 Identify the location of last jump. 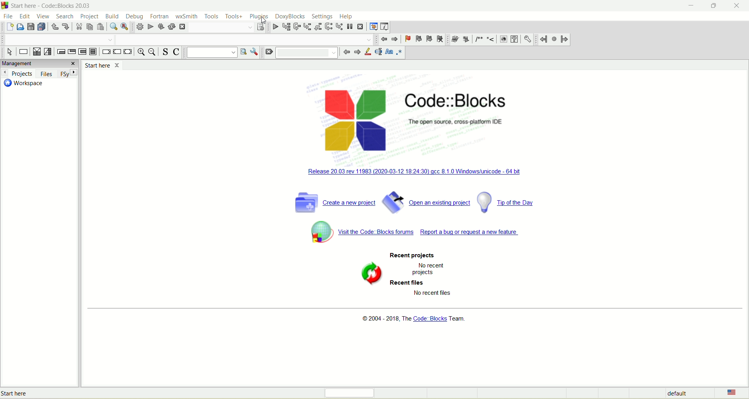
(554, 39).